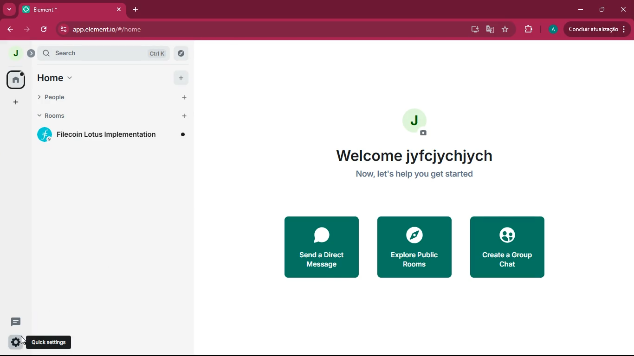 Image resolution: width=634 pixels, height=356 pixels. Describe the element at coordinates (15, 102) in the screenshot. I see `add` at that location.